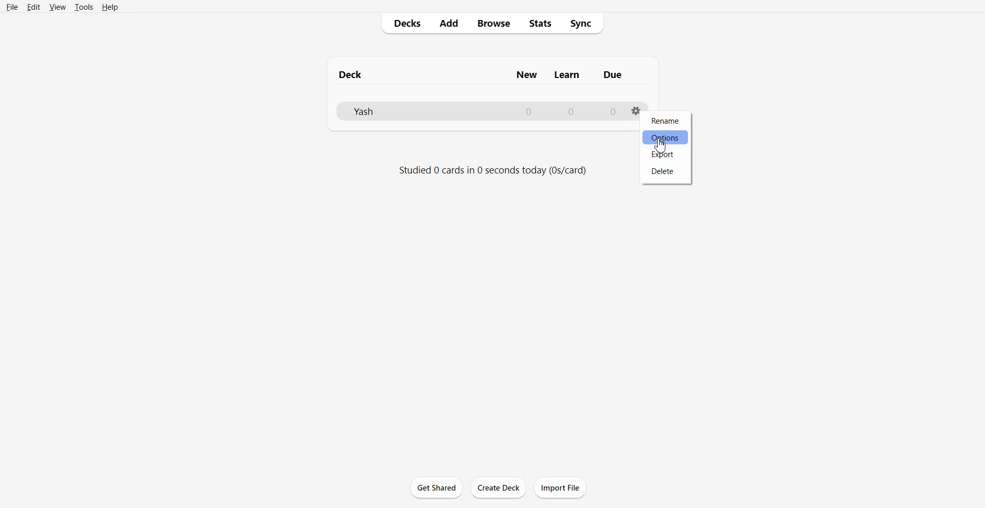  Describe the element at coordinates (665, 138) in the screenshot. I see `Options` at that location.